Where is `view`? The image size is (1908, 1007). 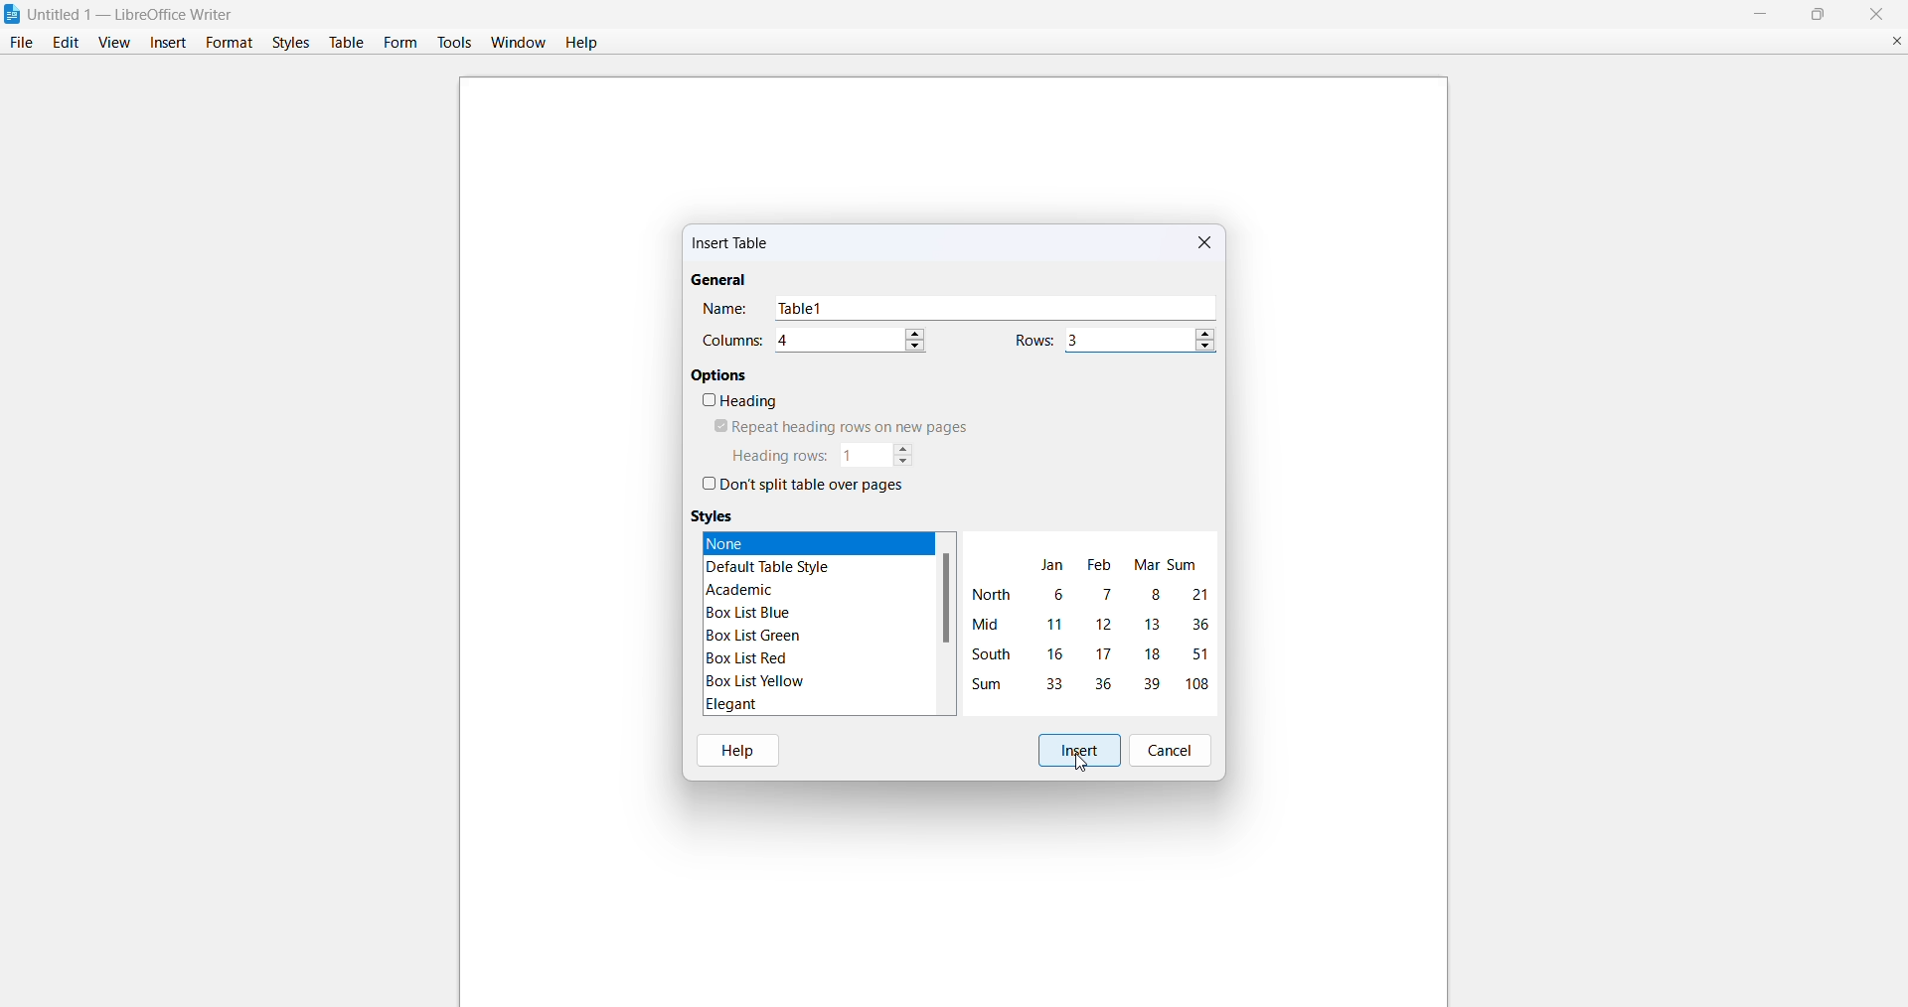
view is located at coordinates (113, 42).